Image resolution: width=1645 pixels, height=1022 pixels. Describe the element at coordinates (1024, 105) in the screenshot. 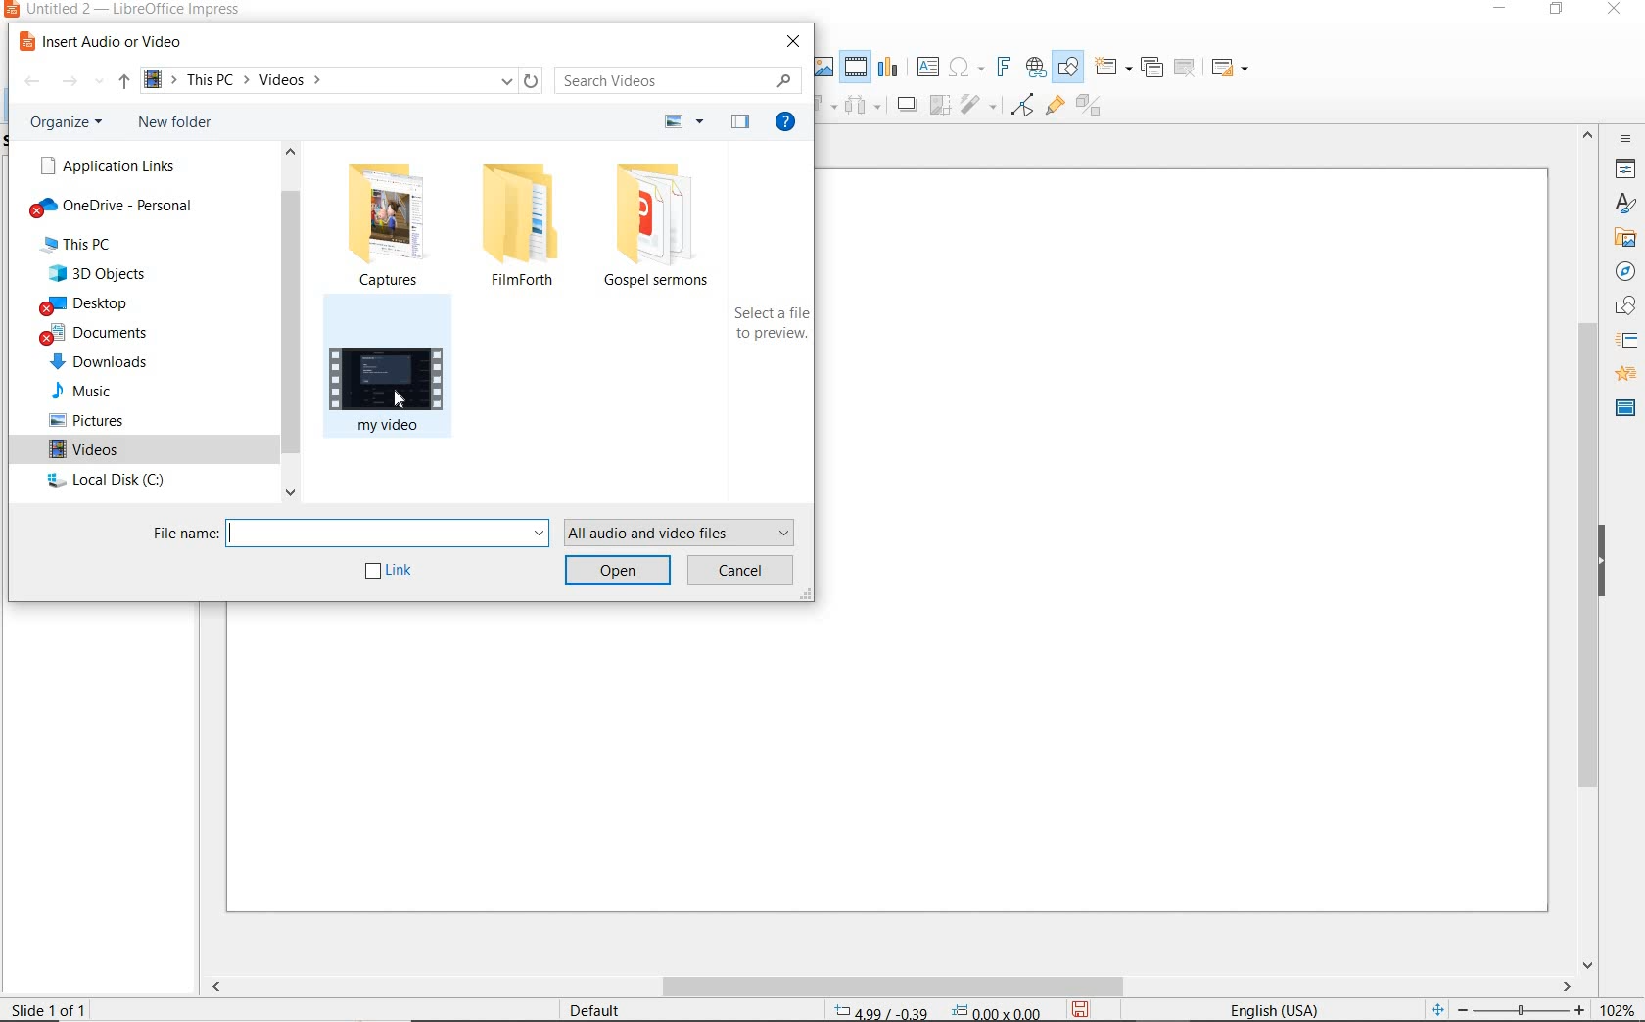

I see `TOGGLE POINT EDIT MODE` at that location.